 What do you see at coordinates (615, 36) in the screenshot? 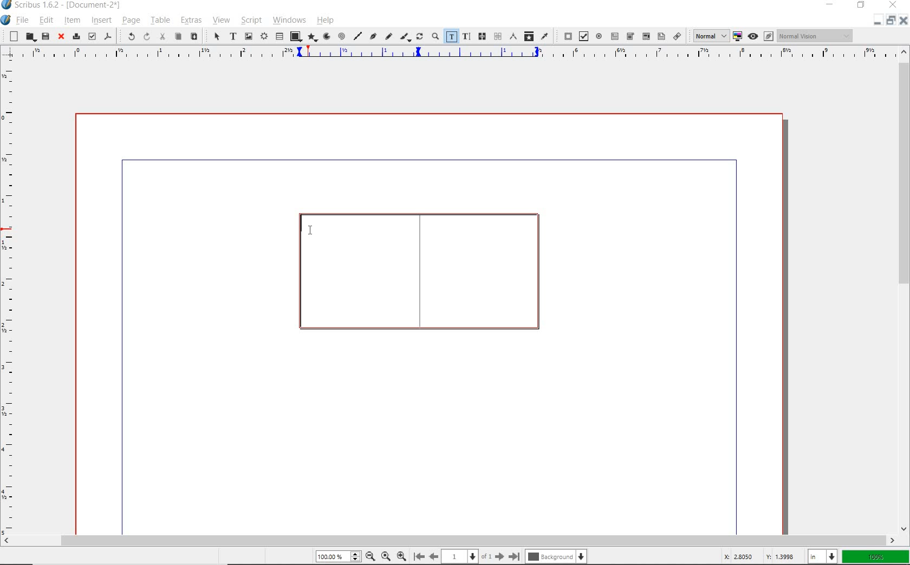
I see `pdf text field` at bounding box center [615, 36].